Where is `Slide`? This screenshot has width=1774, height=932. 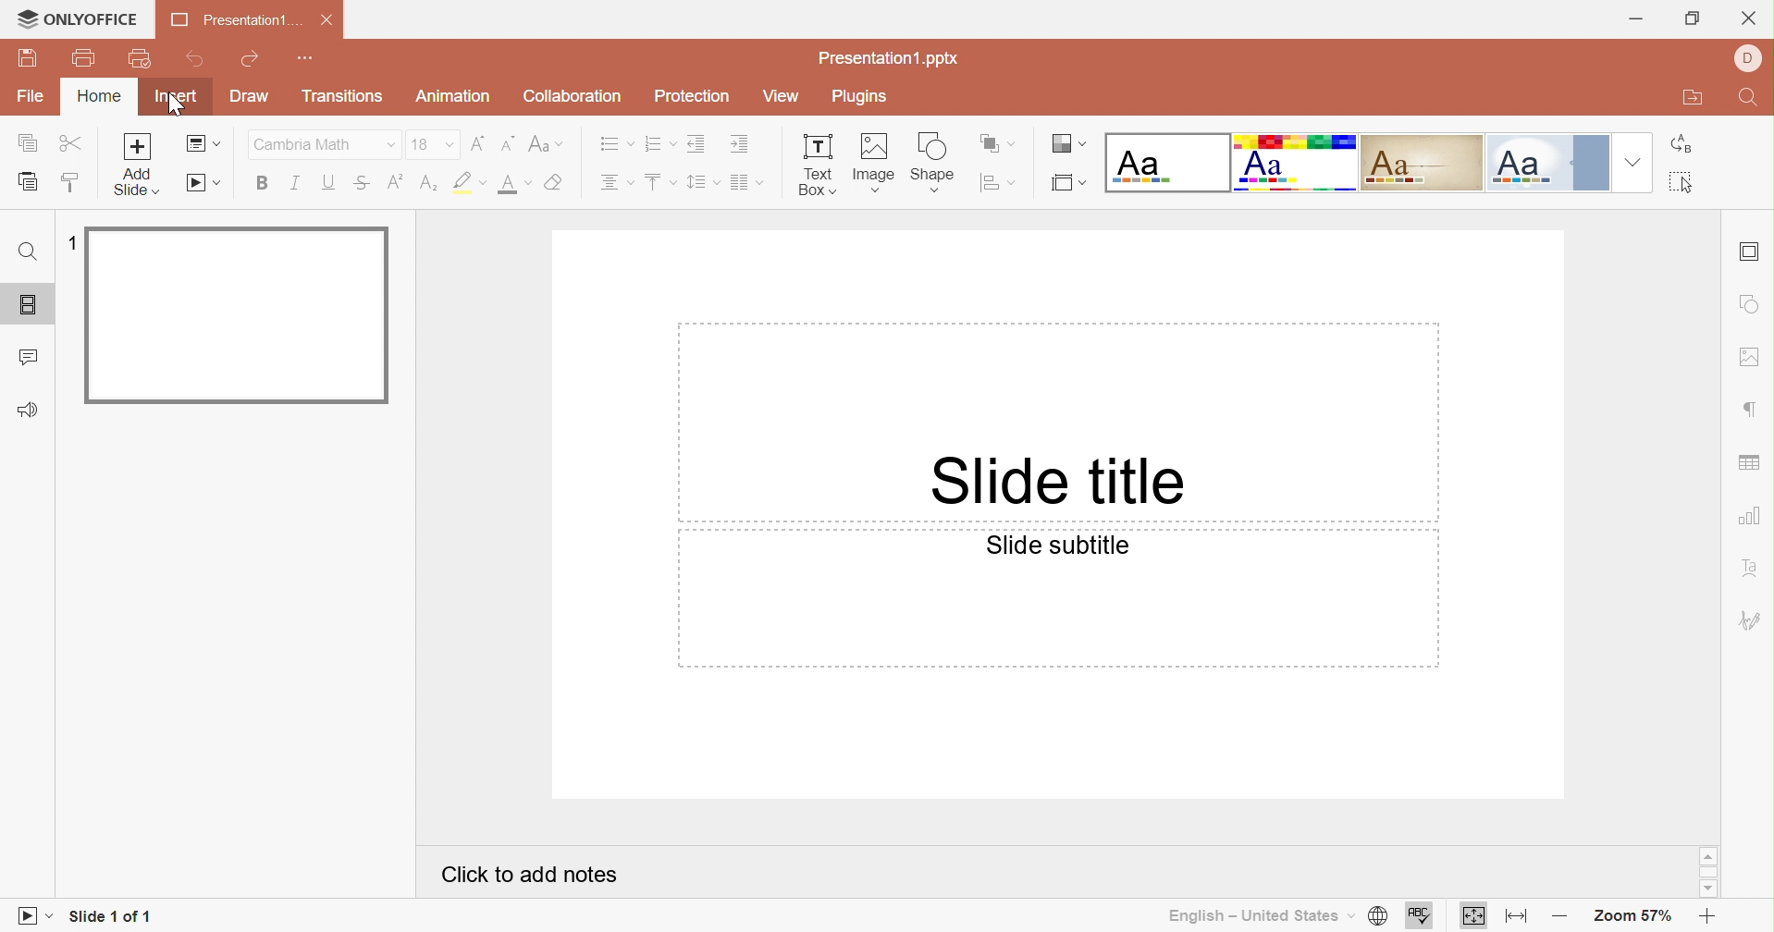 Slide is located at coordinates (238, 317).